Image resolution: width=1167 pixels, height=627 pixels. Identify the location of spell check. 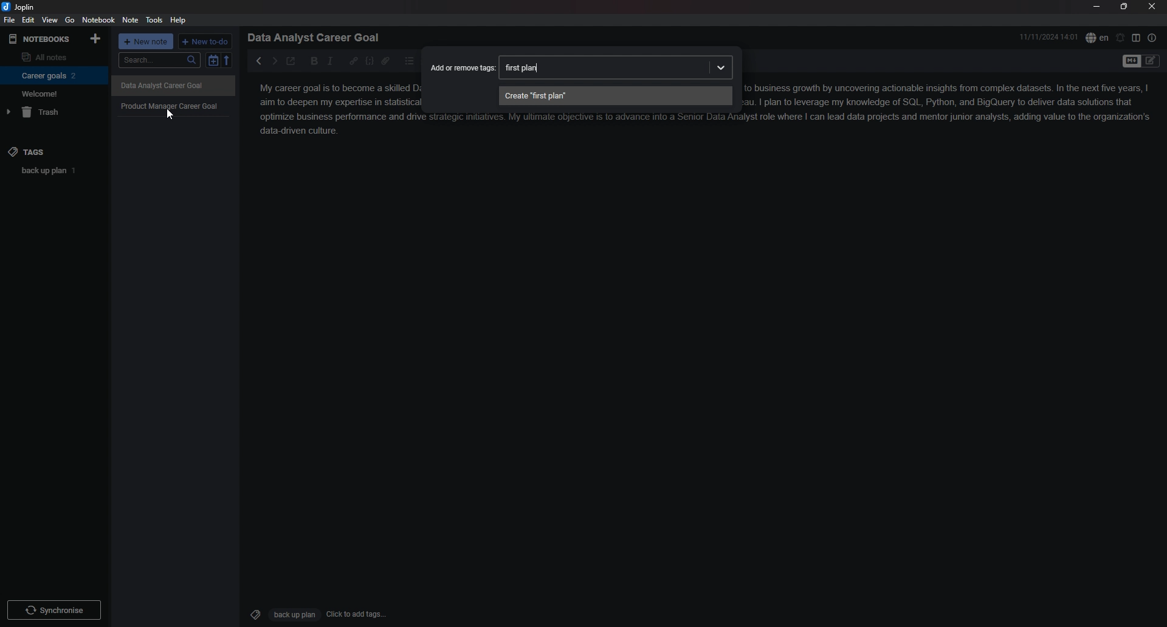
(1097, 38).